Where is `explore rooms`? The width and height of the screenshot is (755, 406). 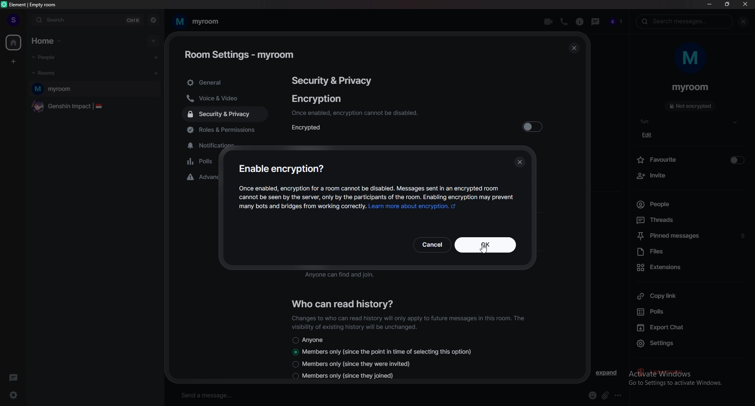 explore rooms is located at coordinates (153, 20).